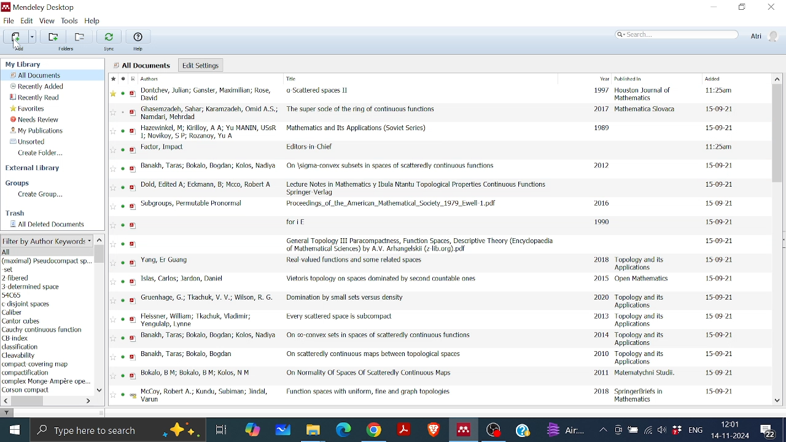  What do you see at coordinates (715, 78) in the screenshot?
I see `Added` at bounding box center [715, 78].